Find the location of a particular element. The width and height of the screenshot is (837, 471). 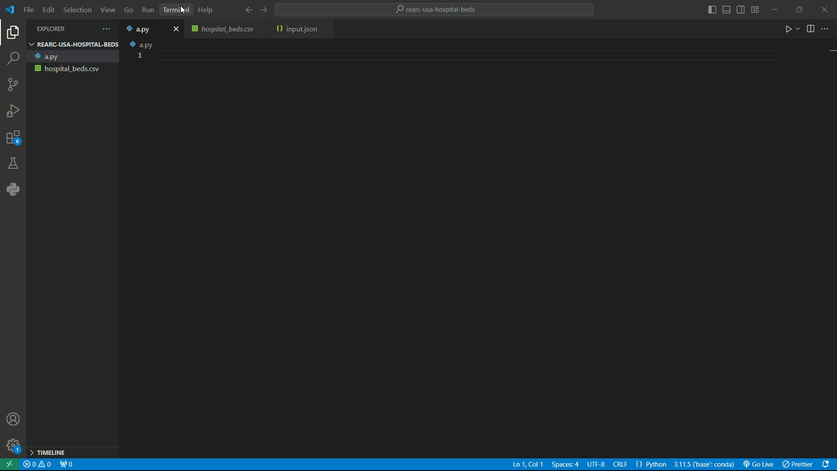

select language mode is located at coordinates (652, 464).